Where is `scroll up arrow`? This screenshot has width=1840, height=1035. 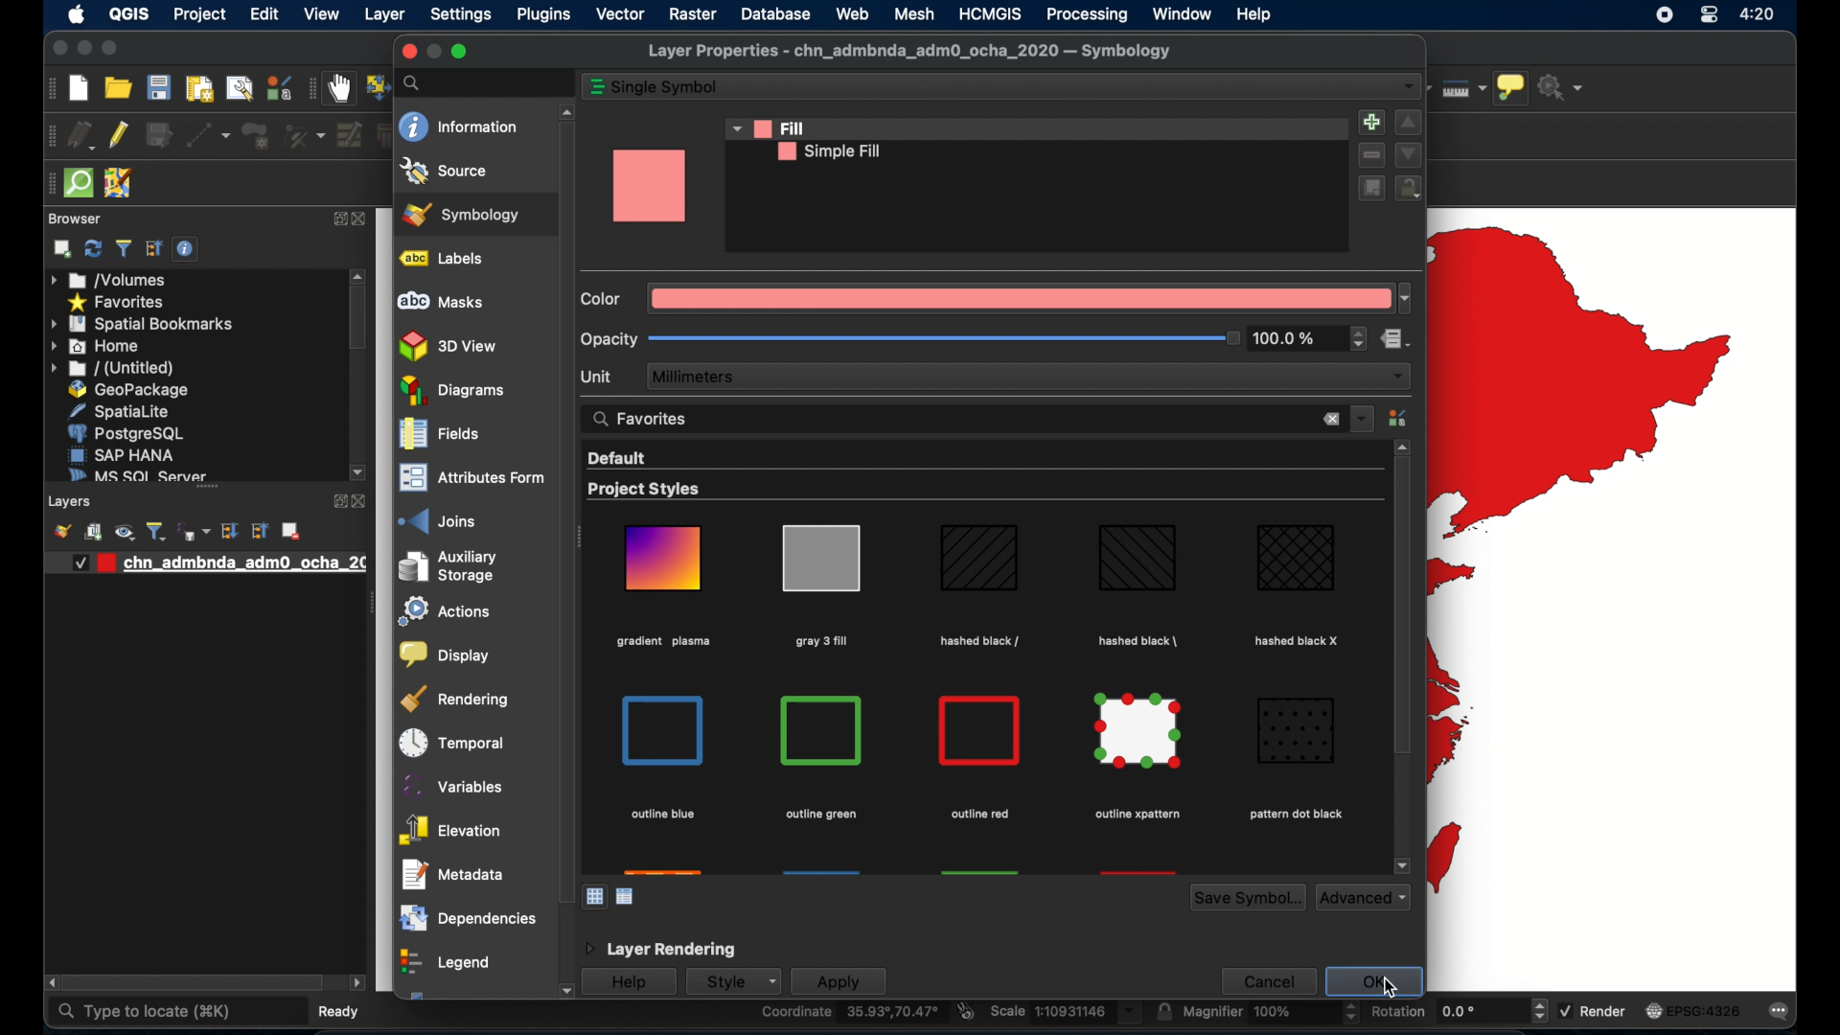
scroll up arrow is located at coordinates (358, 274).